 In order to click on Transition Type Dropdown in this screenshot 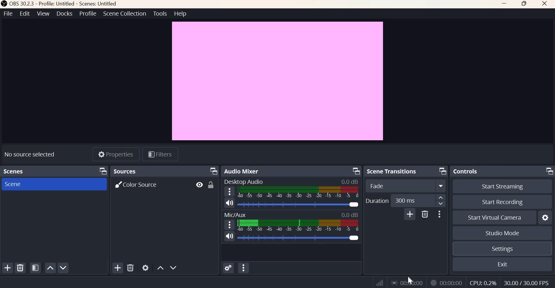, I will do `click(404, 186)`.